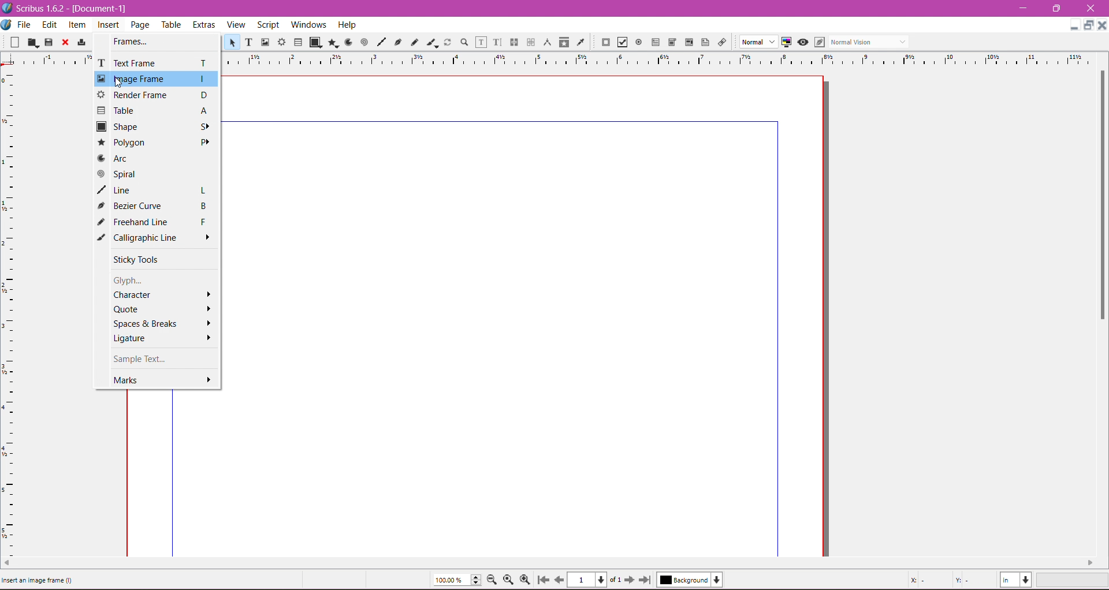  Describe the element at coordinates (142, 25) in the screenshot. I see `Page` at that location.